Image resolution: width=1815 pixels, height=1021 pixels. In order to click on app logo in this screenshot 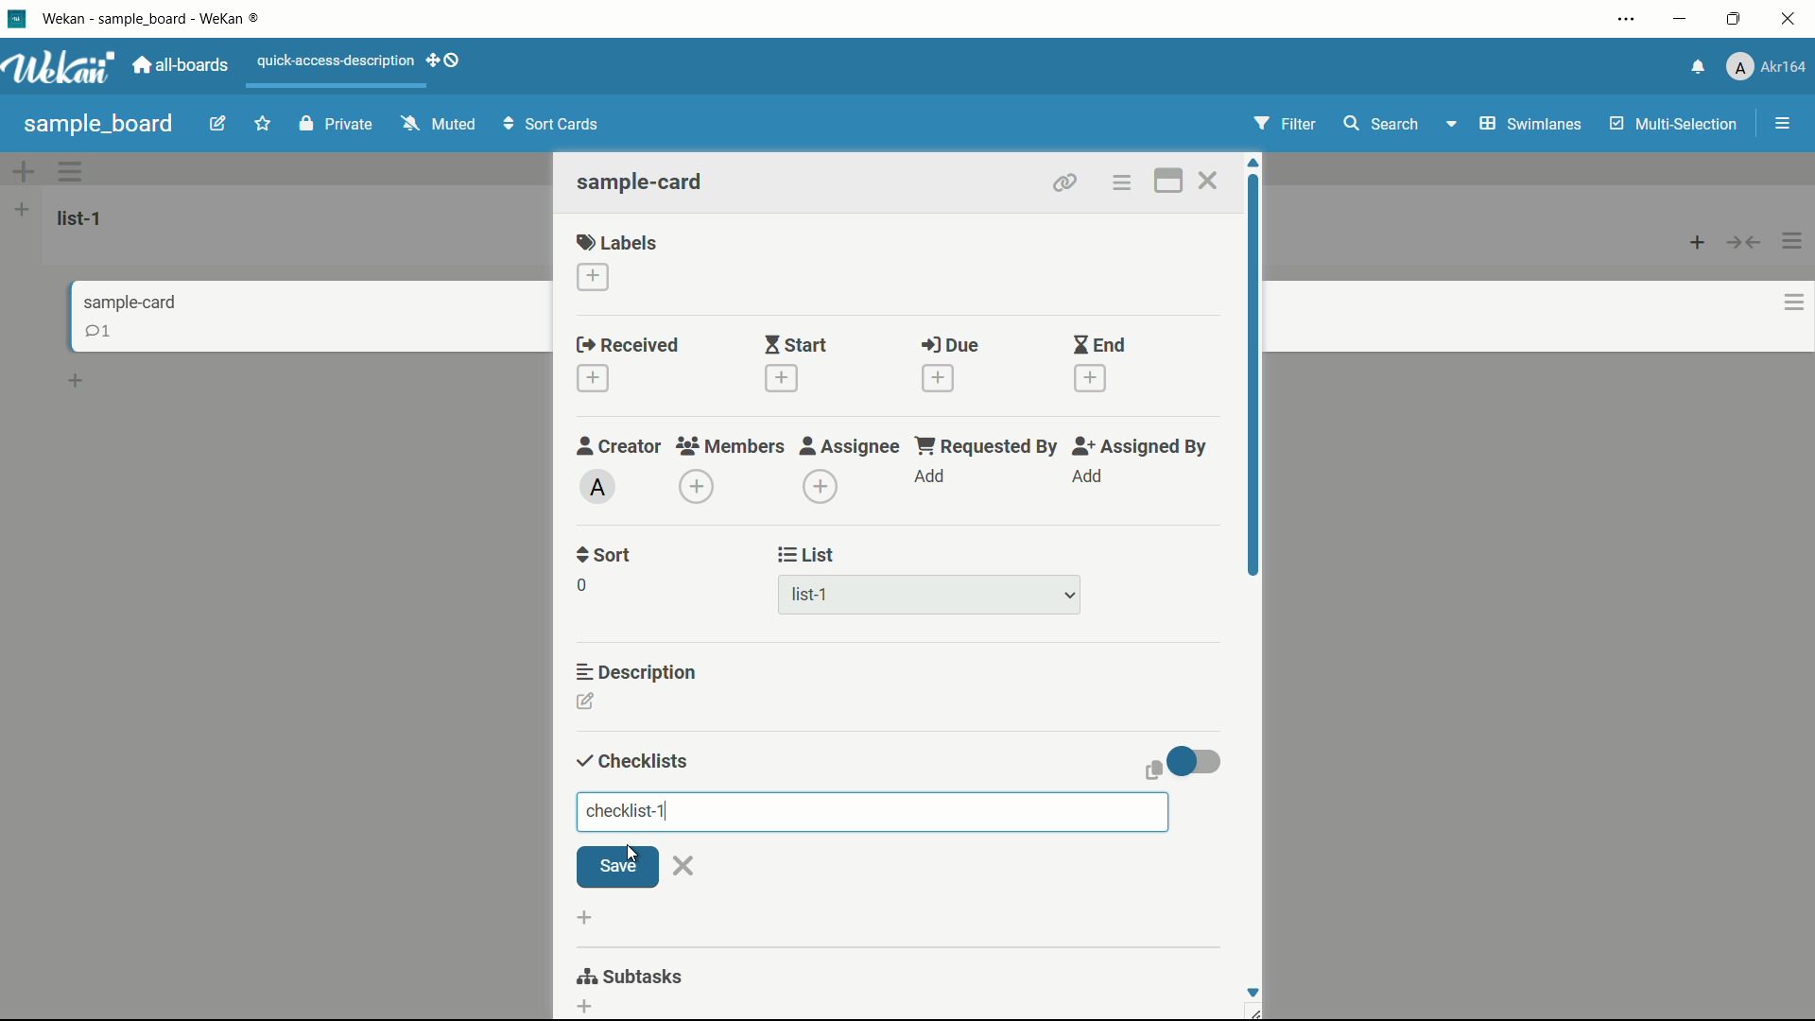, I will do `click(63, 68)`.